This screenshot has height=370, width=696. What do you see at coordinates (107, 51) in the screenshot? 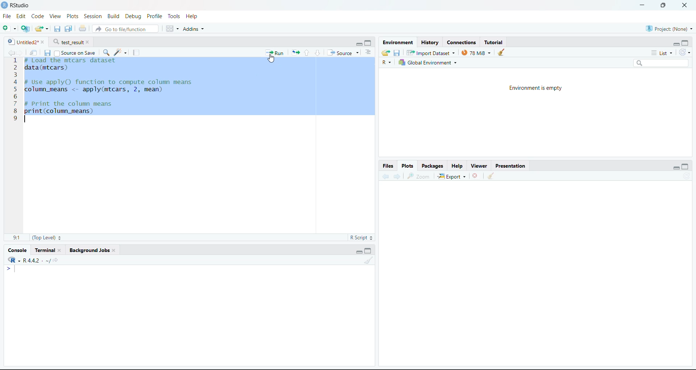
I see `Find/Replace` at bounding box center [107, 51].